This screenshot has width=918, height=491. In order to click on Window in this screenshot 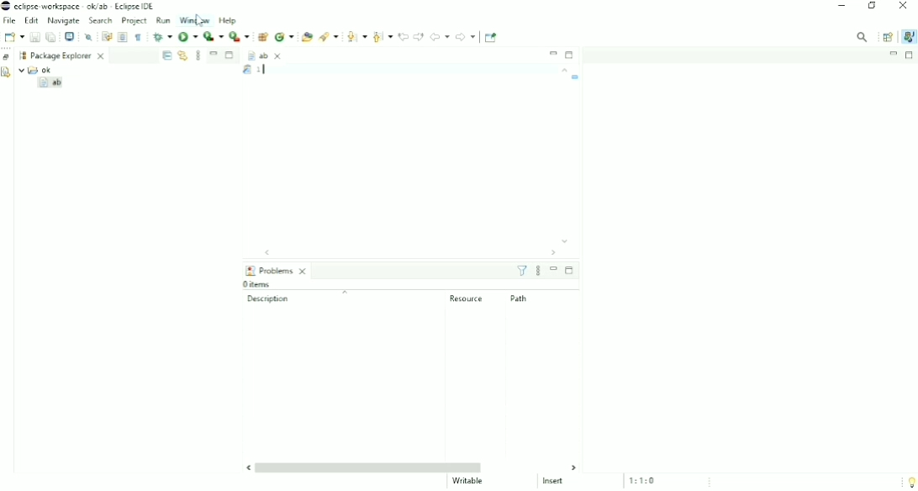, I will do `click(196, 20)`.